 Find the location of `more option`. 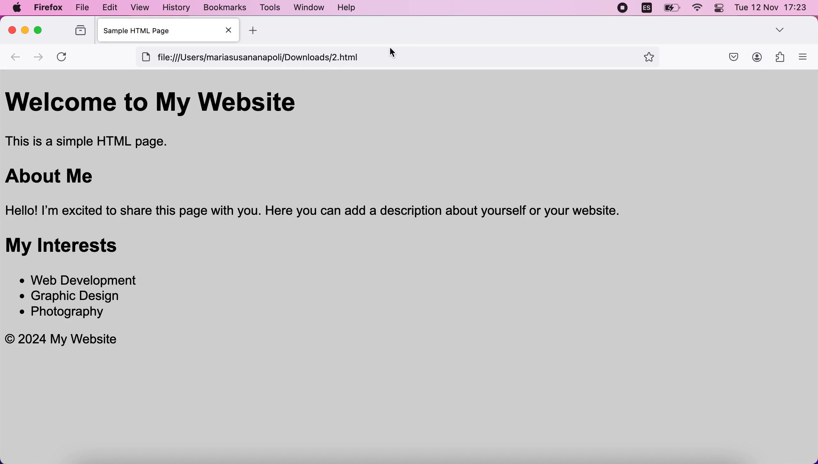

more option is located at coordinates (780, 31).